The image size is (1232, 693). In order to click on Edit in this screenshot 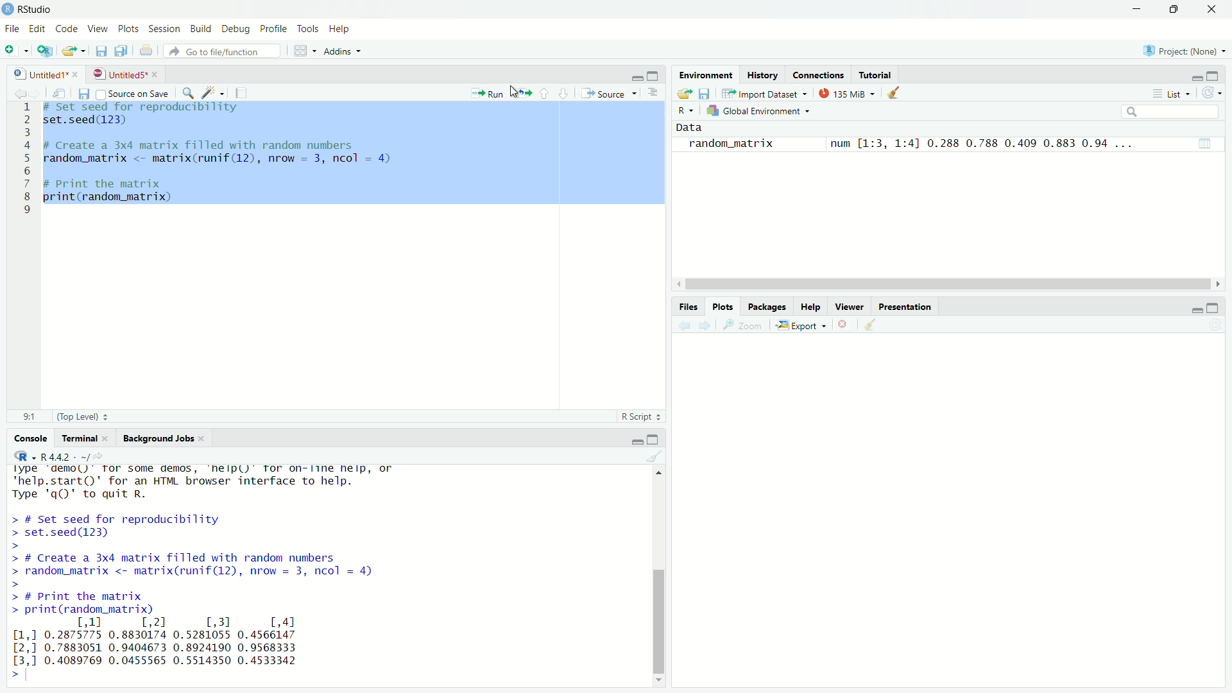, I will do `click(38, 30)`.